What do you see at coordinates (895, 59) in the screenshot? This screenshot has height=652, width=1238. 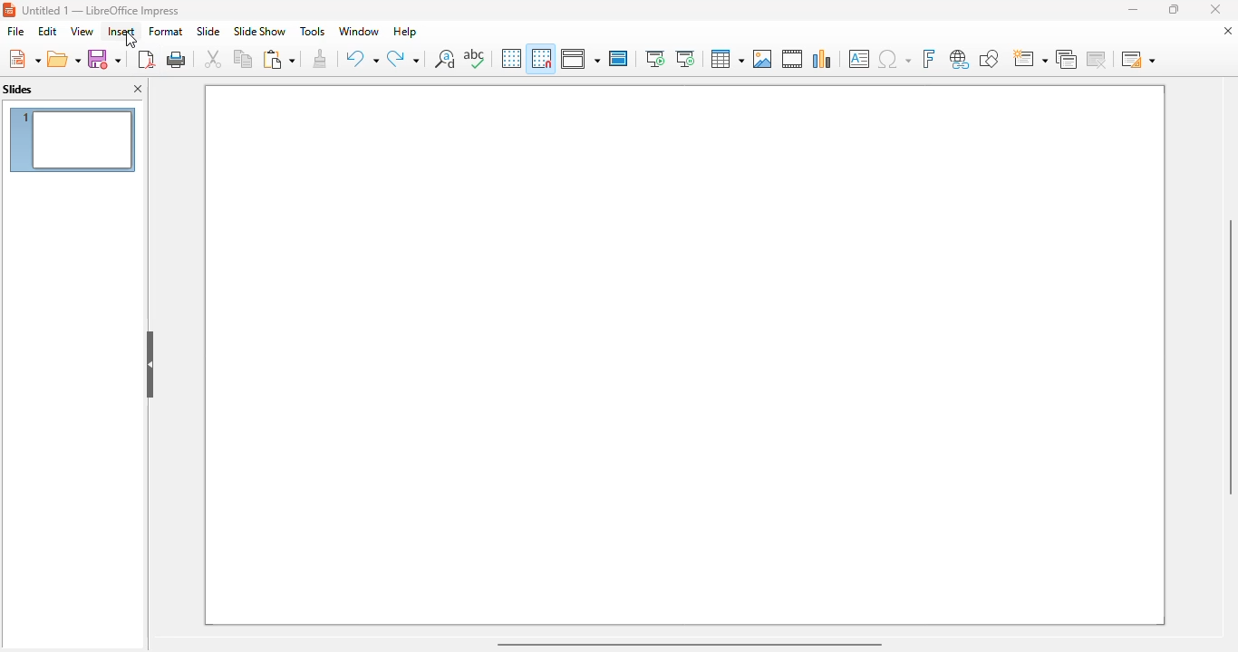 I see `insert special characters` at bounding box center [895, 59].